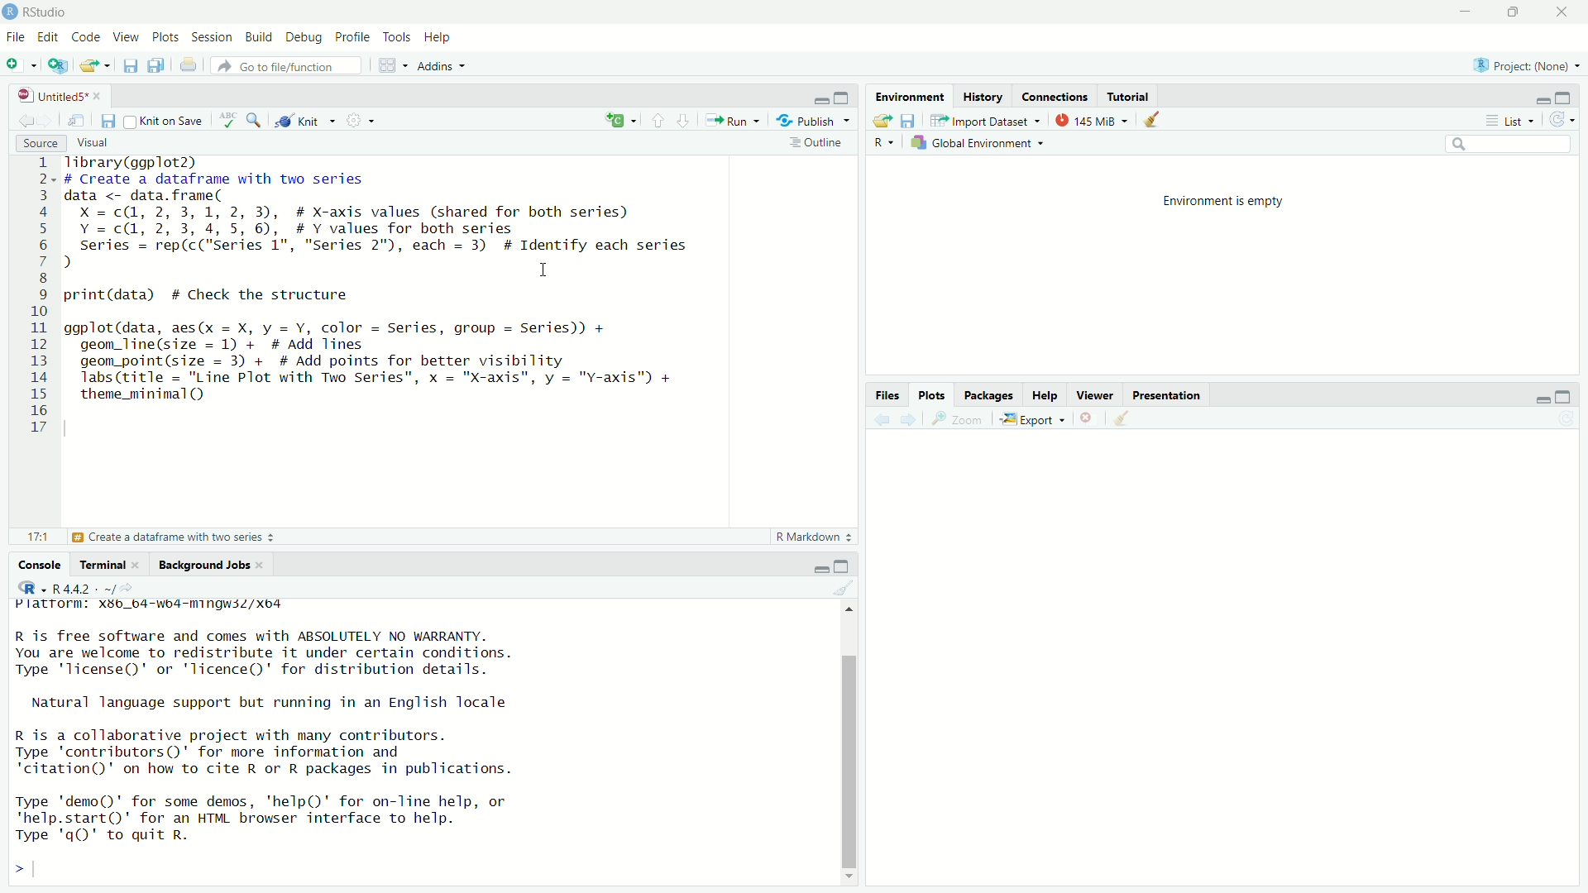 Image resolution: width=1588 pixels, height=893 pixels. I want to click on input cursor, so click(38, 867).